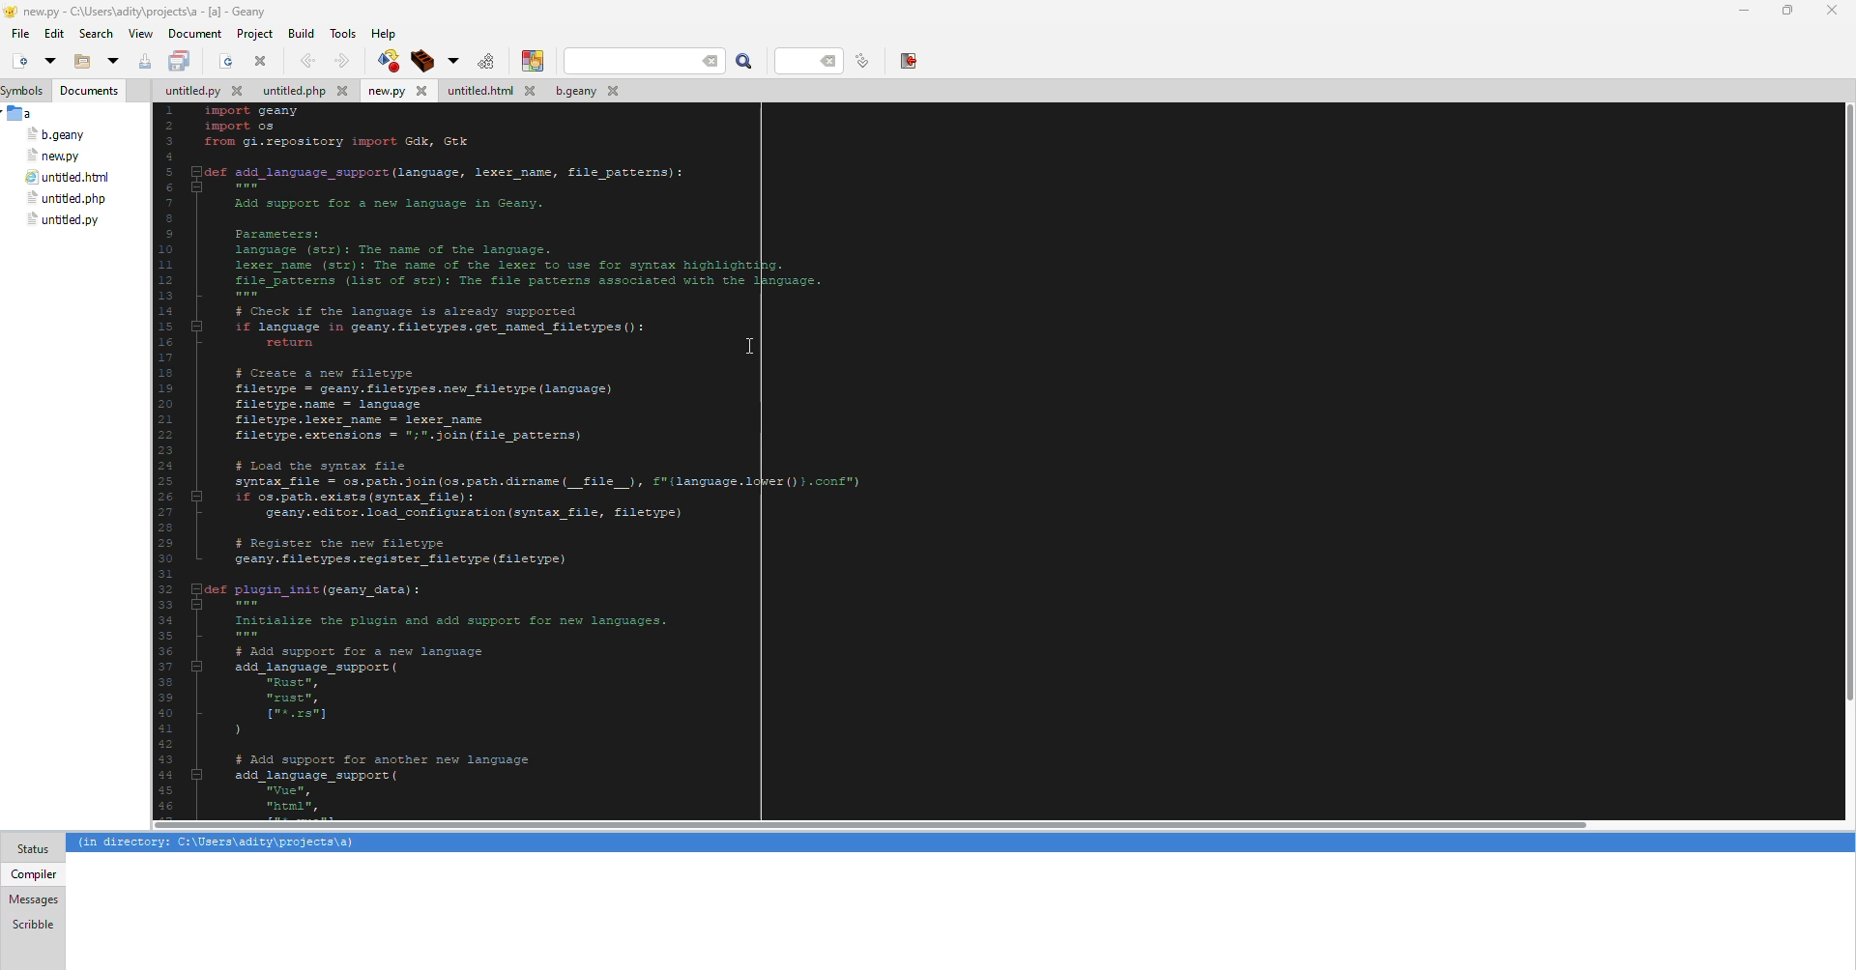 Image resolution: width=1856 pixels, height=970 pixels. What do you see at coordinates (385, 33) in the screenshot?
I see `help` at bounding box center [385, 33].